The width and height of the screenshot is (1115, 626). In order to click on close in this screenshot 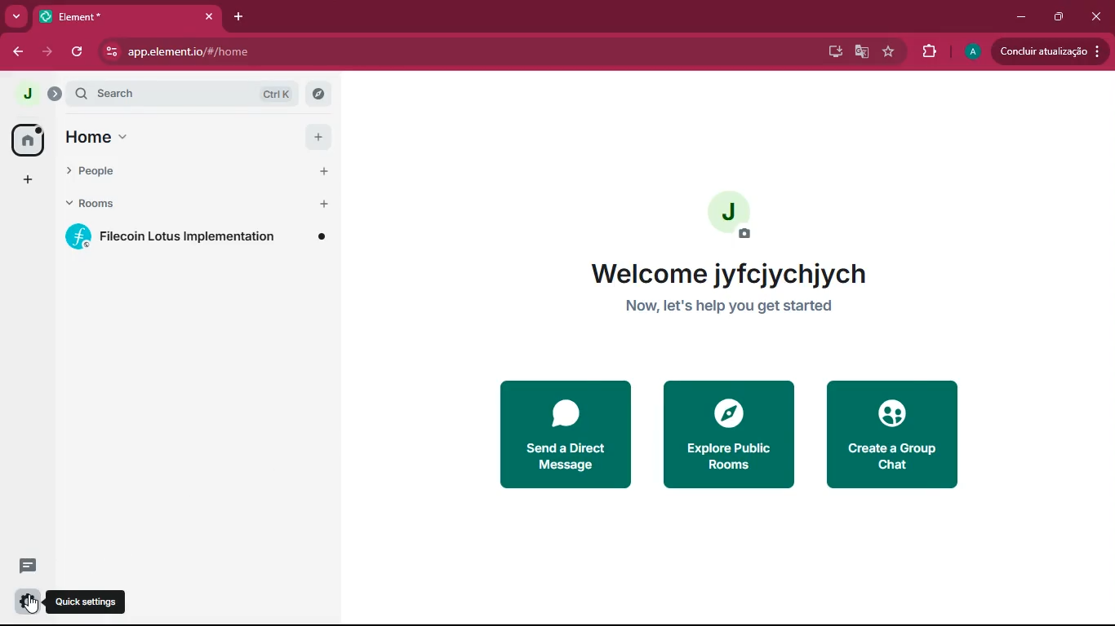, I will do `click(211, 16)`.